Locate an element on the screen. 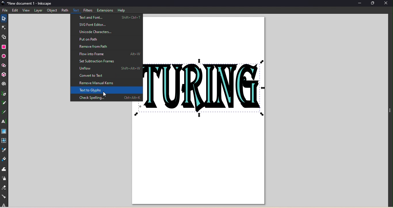 This screenshot has width=393, height=208. Remove manual kerns is located at coordinates (106, 84).